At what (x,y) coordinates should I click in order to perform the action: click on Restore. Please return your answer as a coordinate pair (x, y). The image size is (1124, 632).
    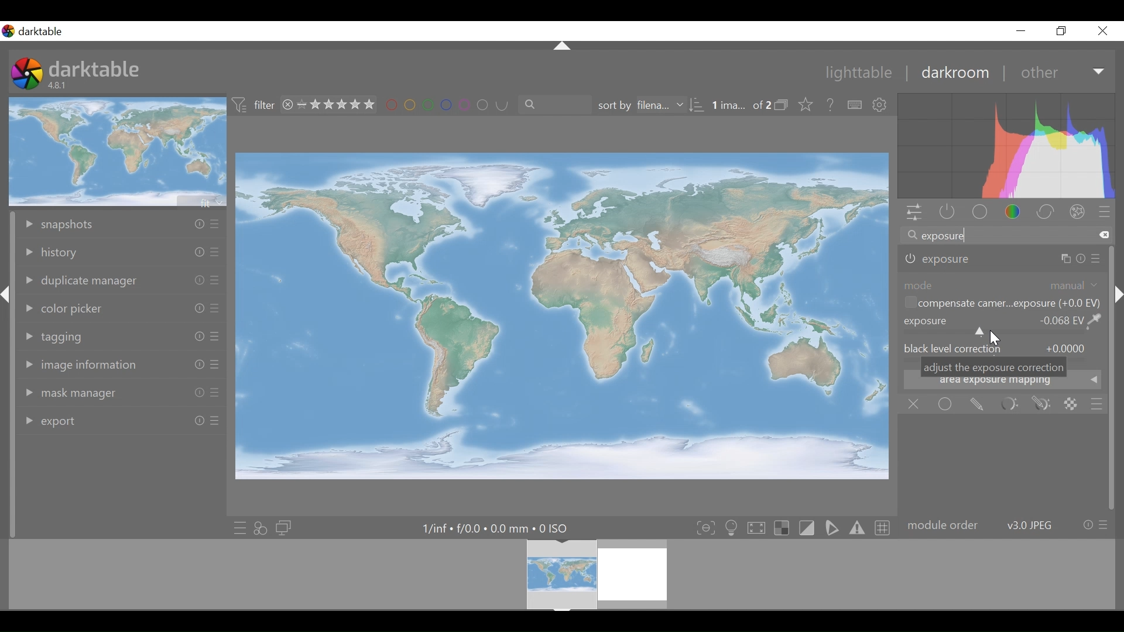
    Looking at the image, I should click on (1065, 30).